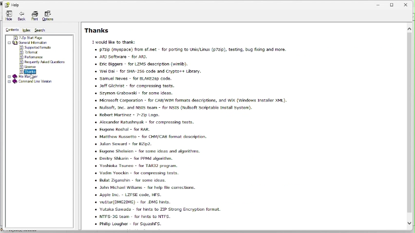 The height and width of the screenshot is (233, 415). Describe the element at coordinates (29, 67) in the screenshot. I see `Licence` at that location.